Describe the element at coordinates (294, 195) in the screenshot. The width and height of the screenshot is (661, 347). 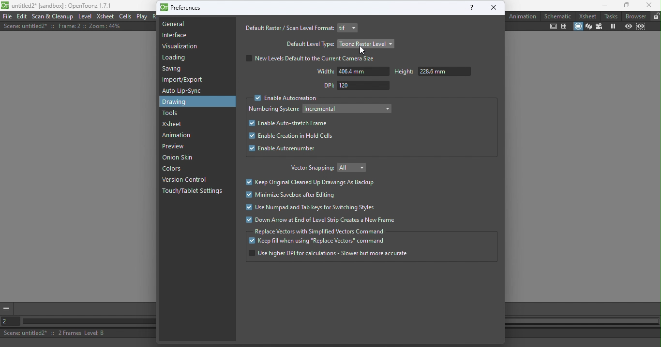
I see `Minimize savebox after editing` at that location.